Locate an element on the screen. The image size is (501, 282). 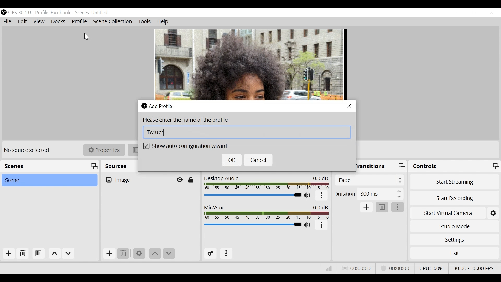
Controls Panel is located at coordinates (455, 166).